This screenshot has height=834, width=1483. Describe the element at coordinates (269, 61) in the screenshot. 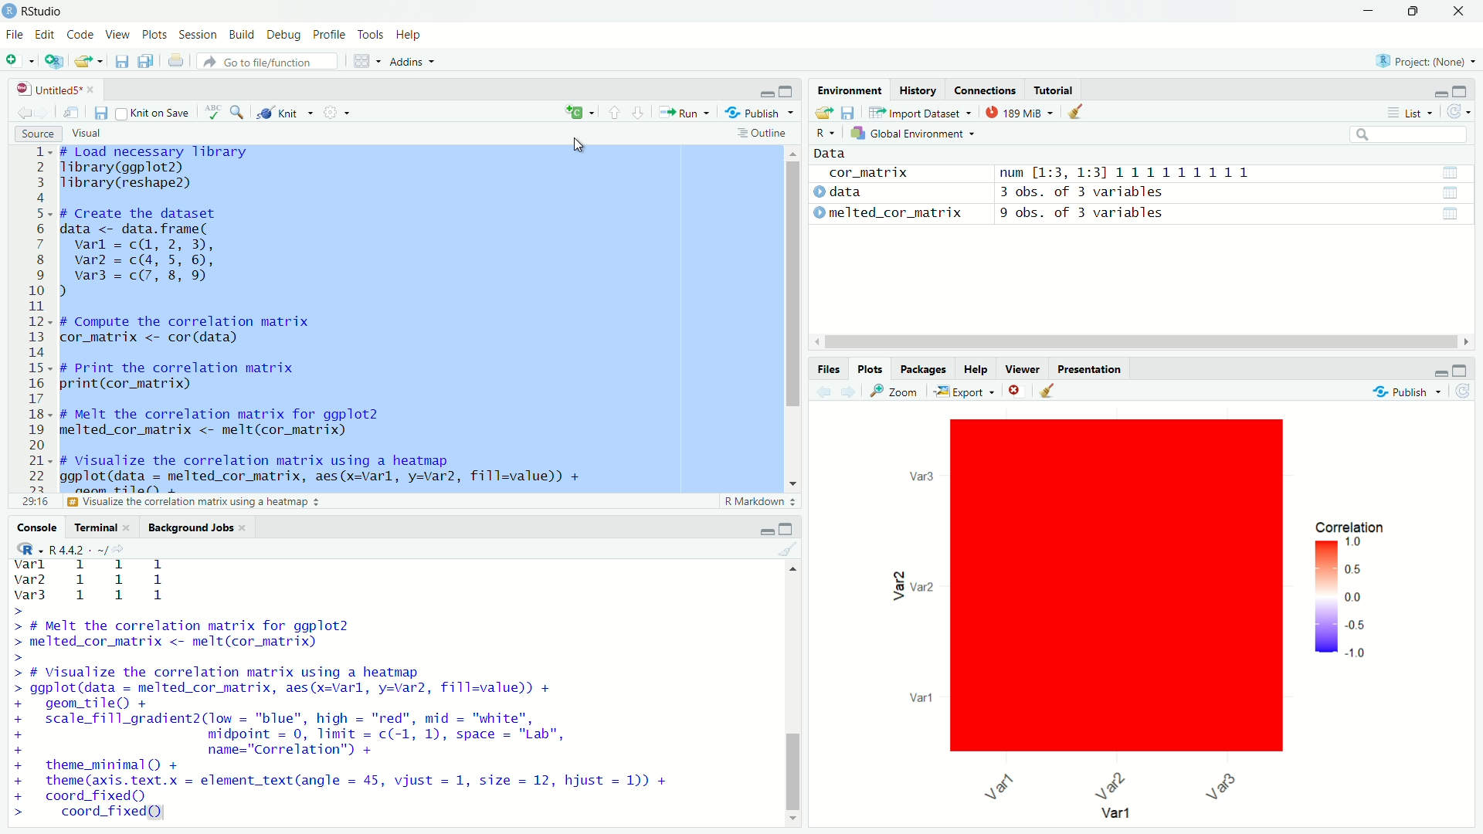

I see `go to file/function` at that location.